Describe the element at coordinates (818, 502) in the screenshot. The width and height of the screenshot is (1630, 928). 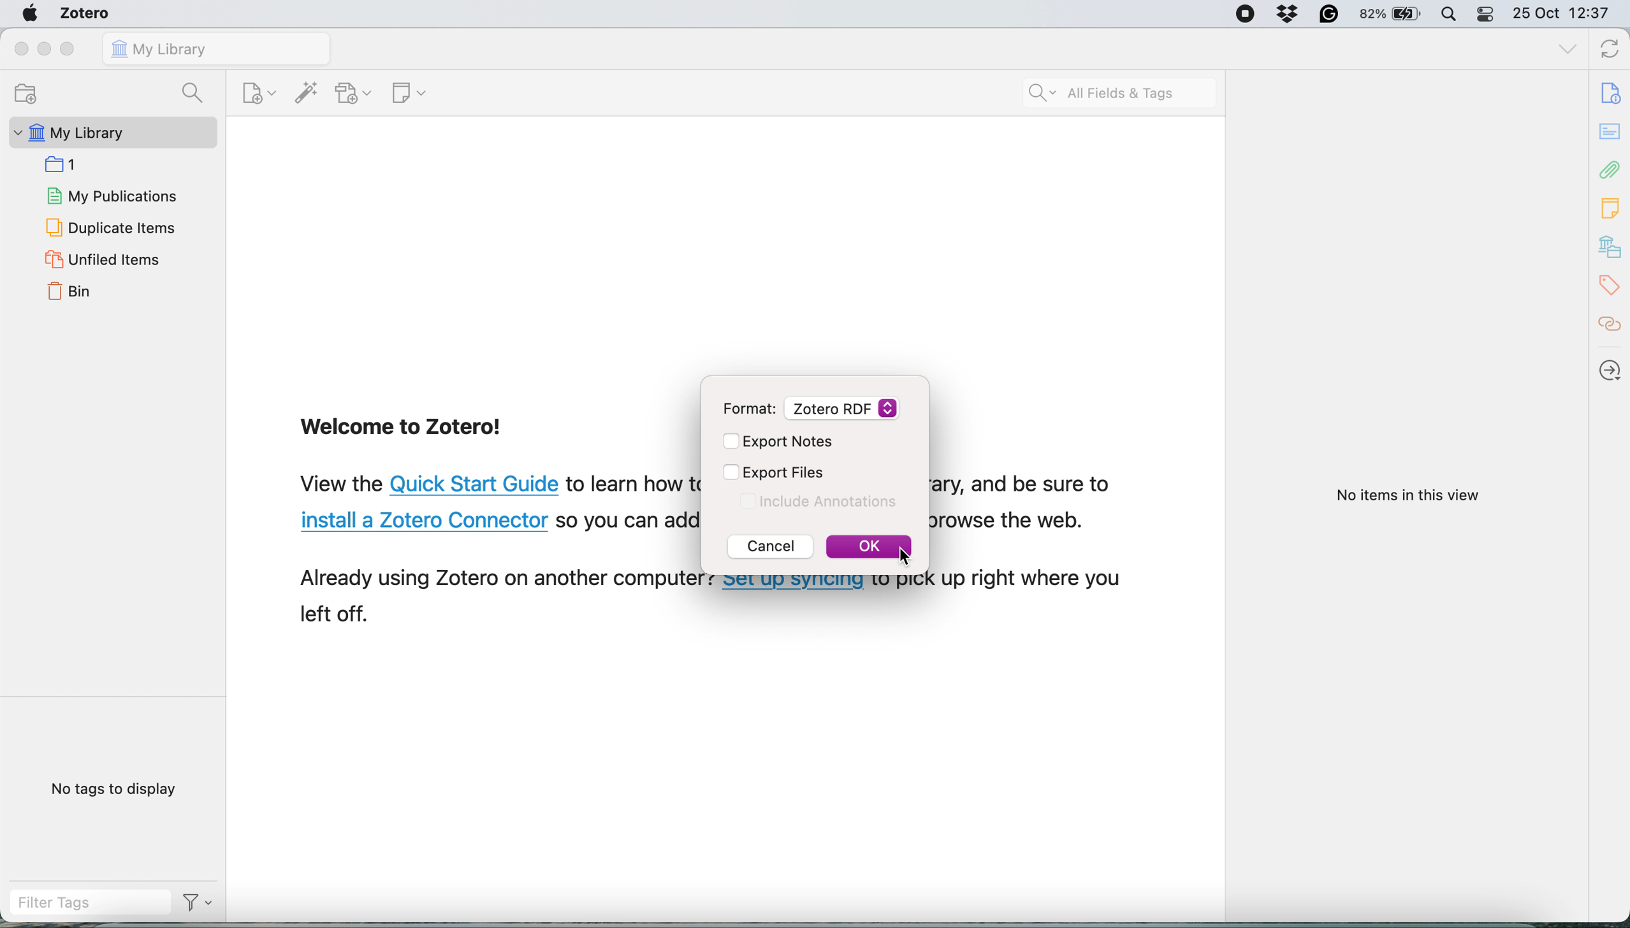
I see `Include Annotations` at that location.